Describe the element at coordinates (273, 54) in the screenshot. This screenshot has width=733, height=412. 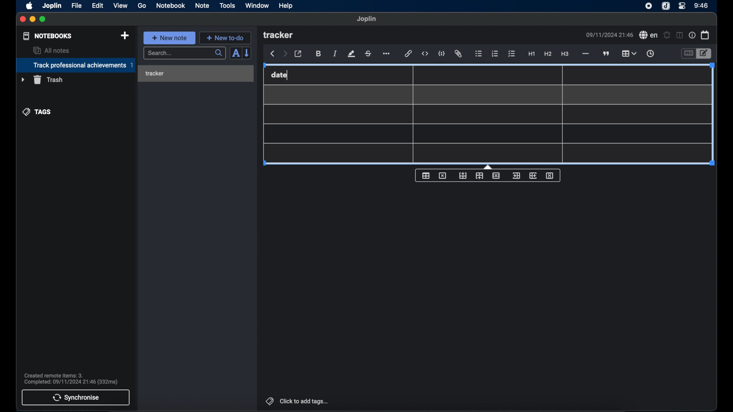
I see `back` at that location.